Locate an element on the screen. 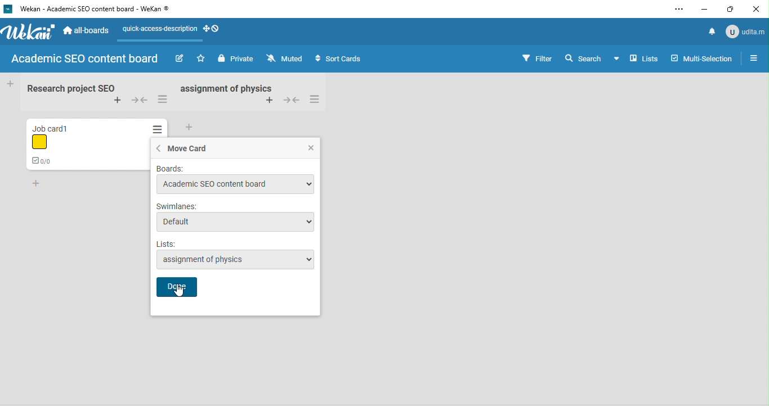  list name is located at coordinates (236, 244).